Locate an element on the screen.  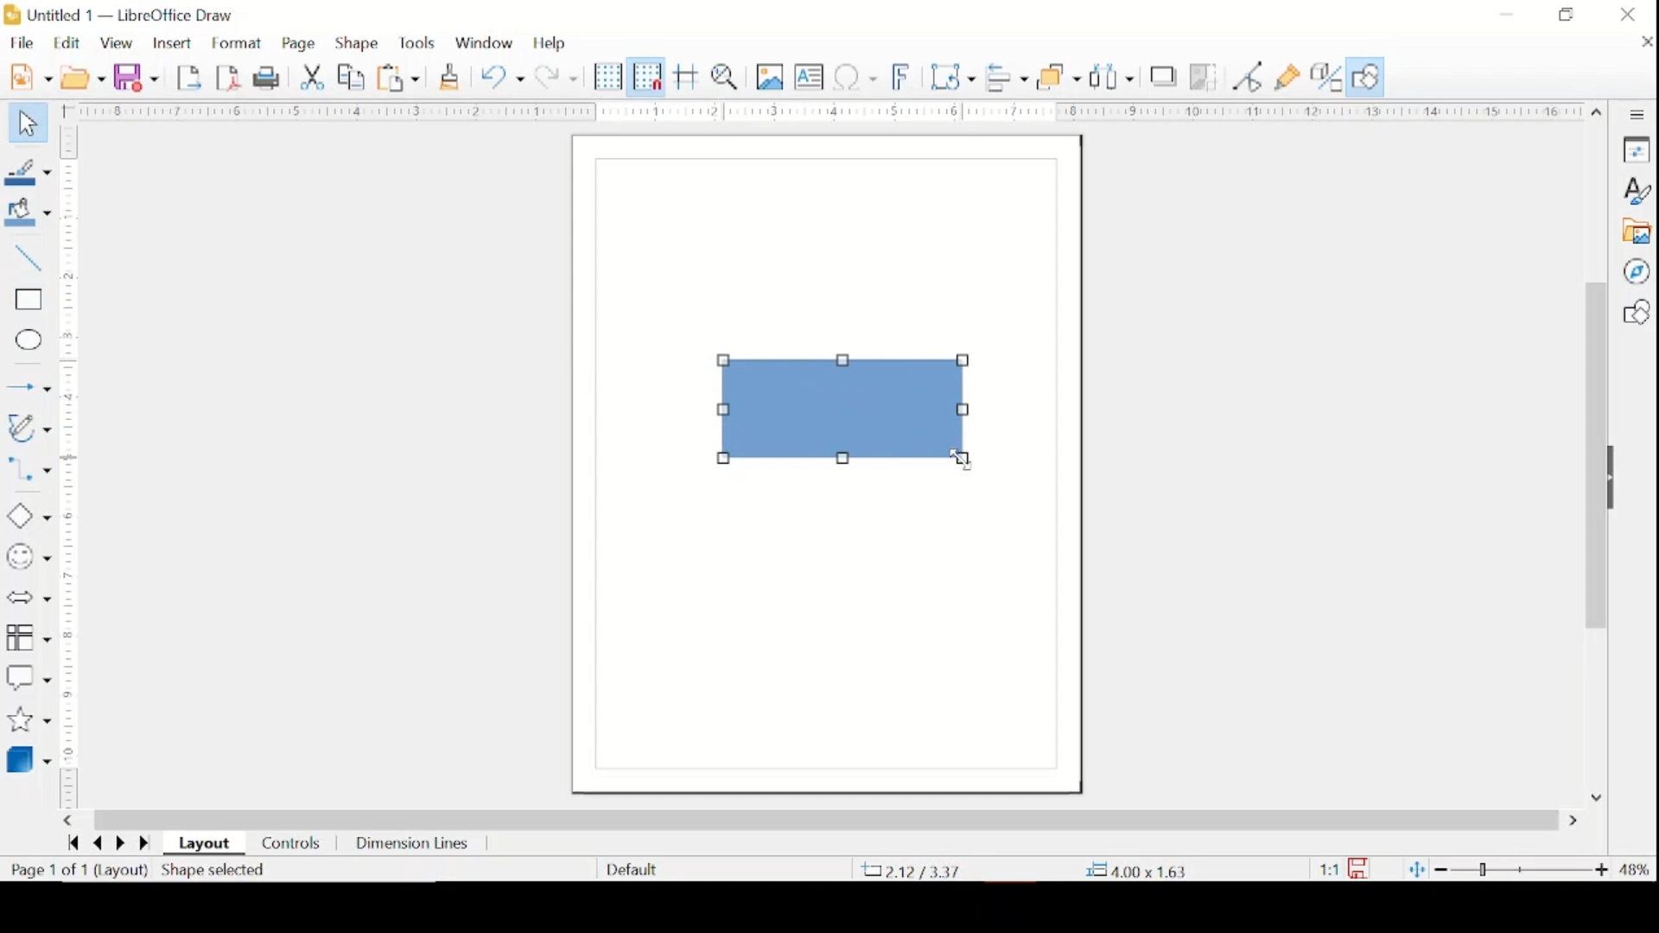
drag handle is located at coordinates (1618, 479).